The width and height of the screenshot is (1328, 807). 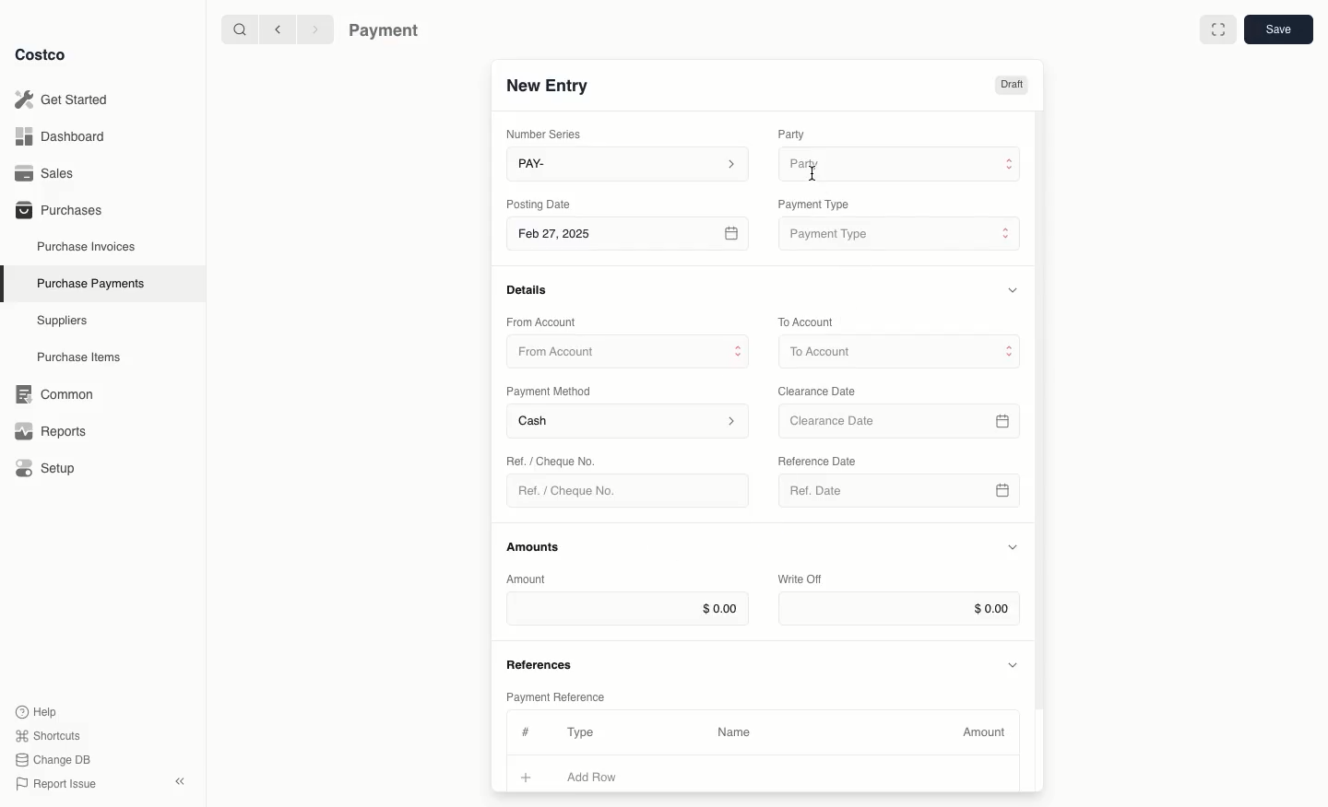 What do you see at coordinates (529, 579) in the screenshot?
I see `Amount` at bounding box center [529, 579].